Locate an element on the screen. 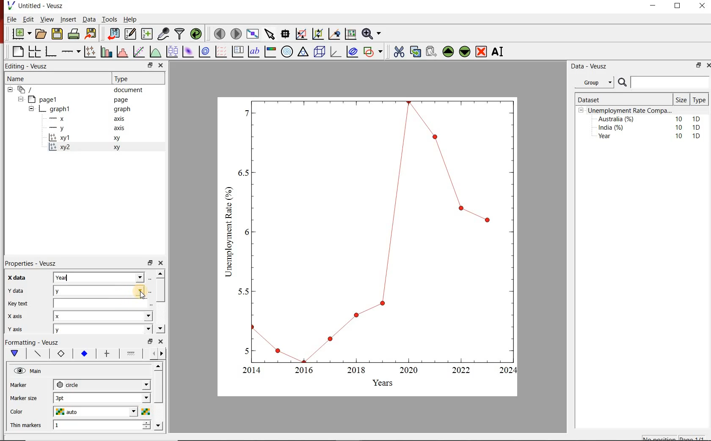  remove the widgets is located at coordinates (481, 52).